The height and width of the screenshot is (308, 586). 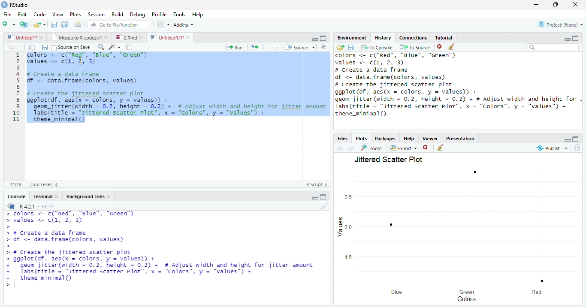 What do you see at coordinates (8, 15) in the screenshot?
I see `File` at bounding box center [8, 15].